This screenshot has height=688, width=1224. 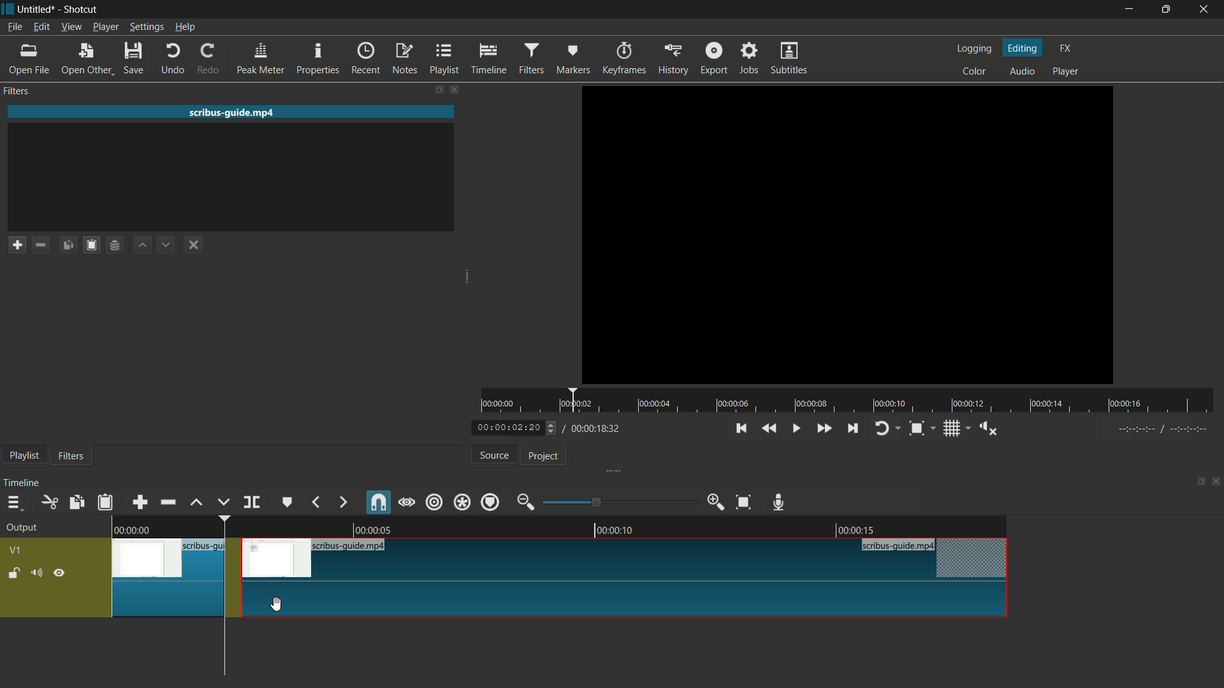 I want to click on open other, so click(x=87, y=59).